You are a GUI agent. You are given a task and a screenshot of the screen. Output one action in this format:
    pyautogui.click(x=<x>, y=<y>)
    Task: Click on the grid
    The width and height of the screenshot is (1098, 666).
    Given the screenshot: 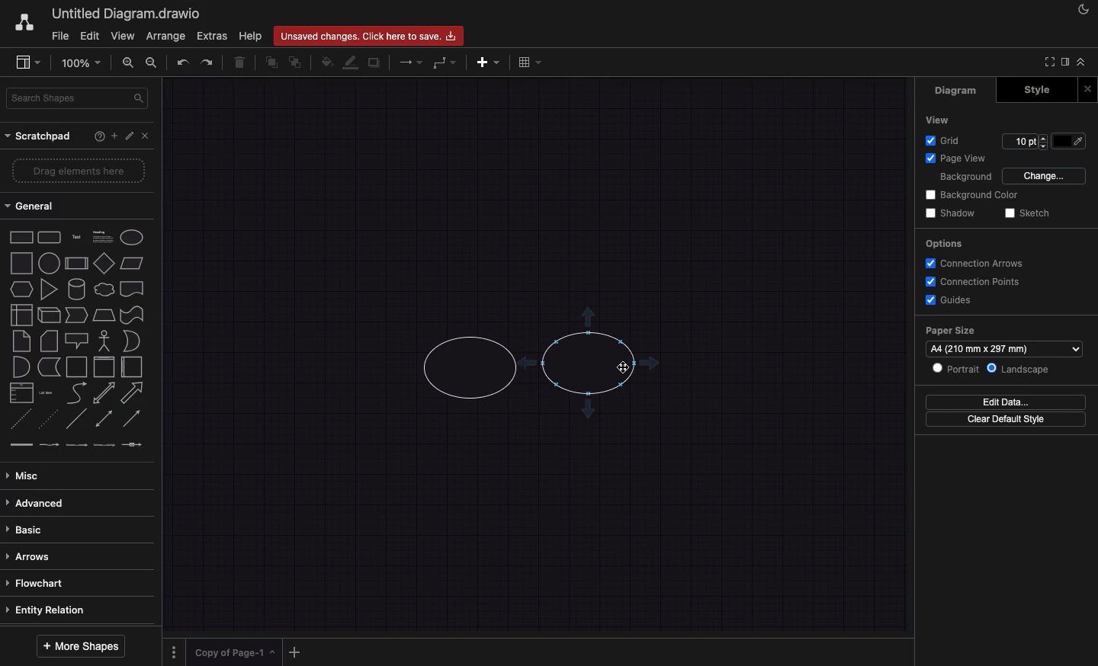 What is the action you would take?
    pyautogui.click(x=943, y=142)
    